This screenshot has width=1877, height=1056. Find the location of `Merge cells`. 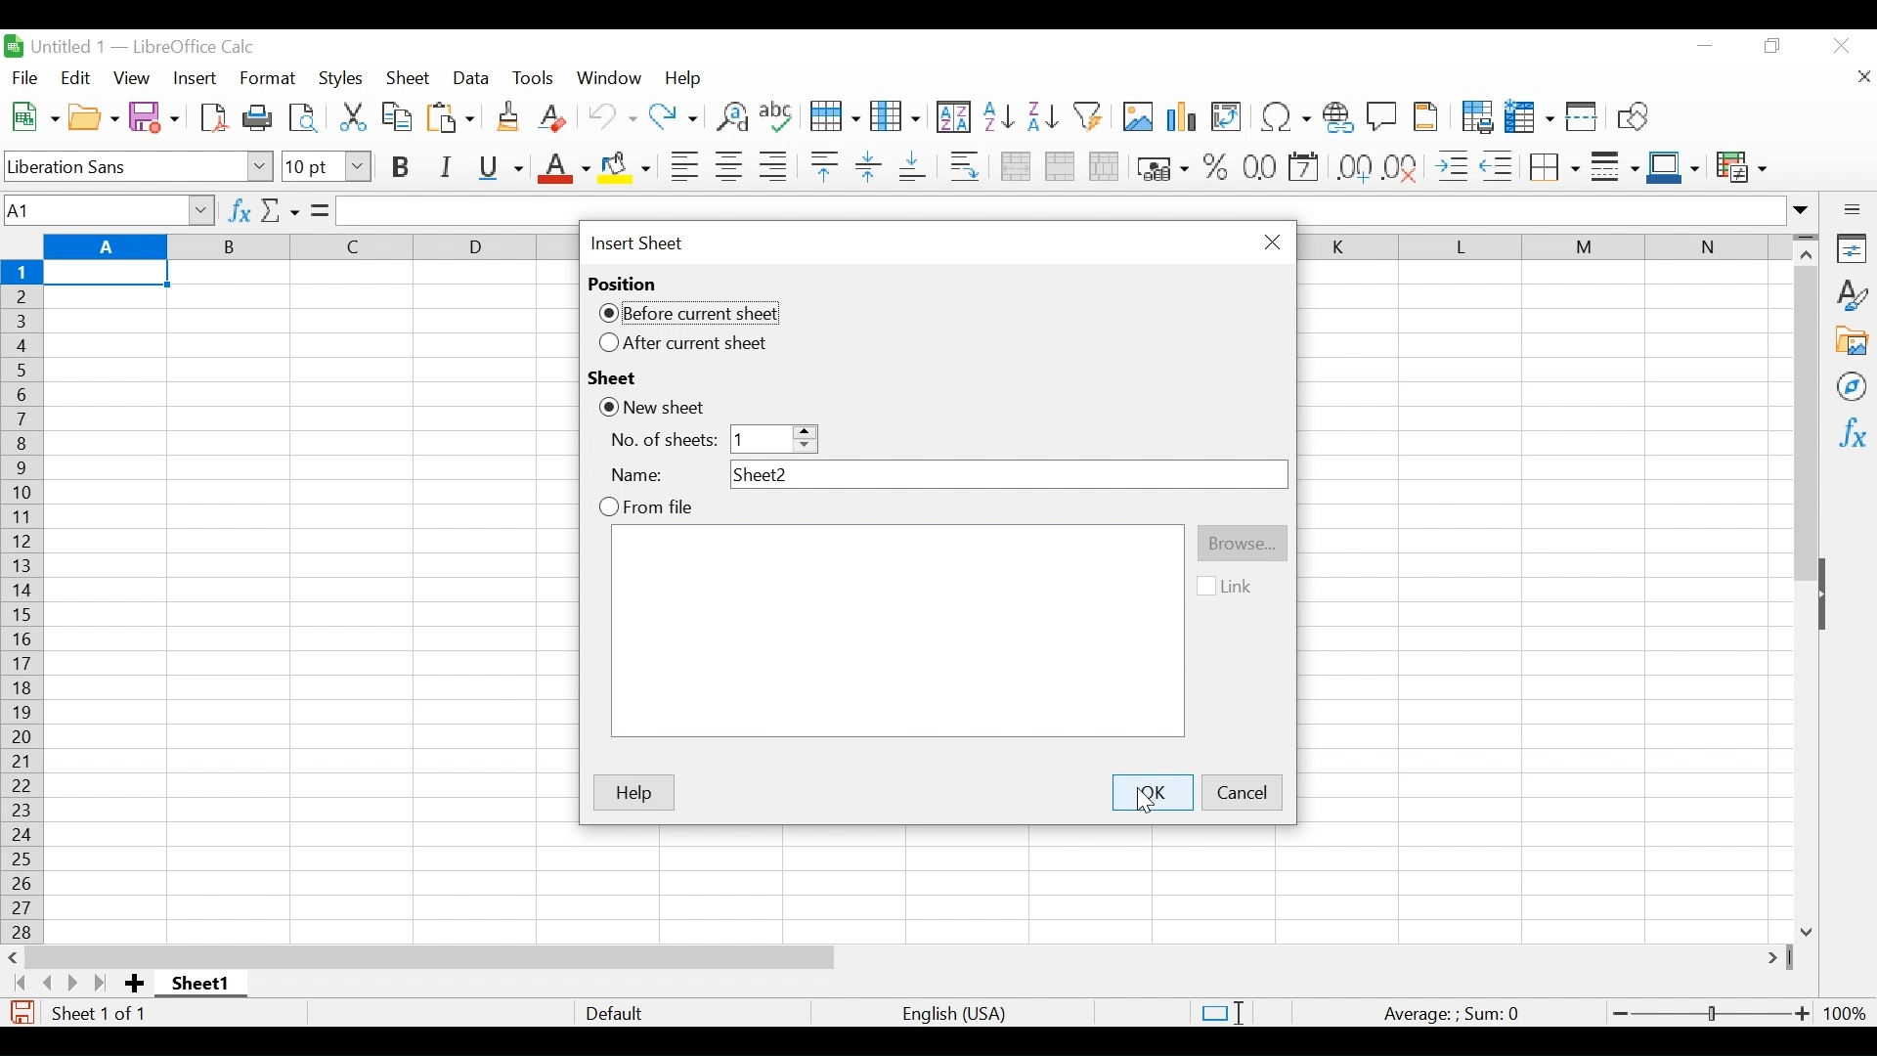

Merge cells is located at coordinates (1059, 166).